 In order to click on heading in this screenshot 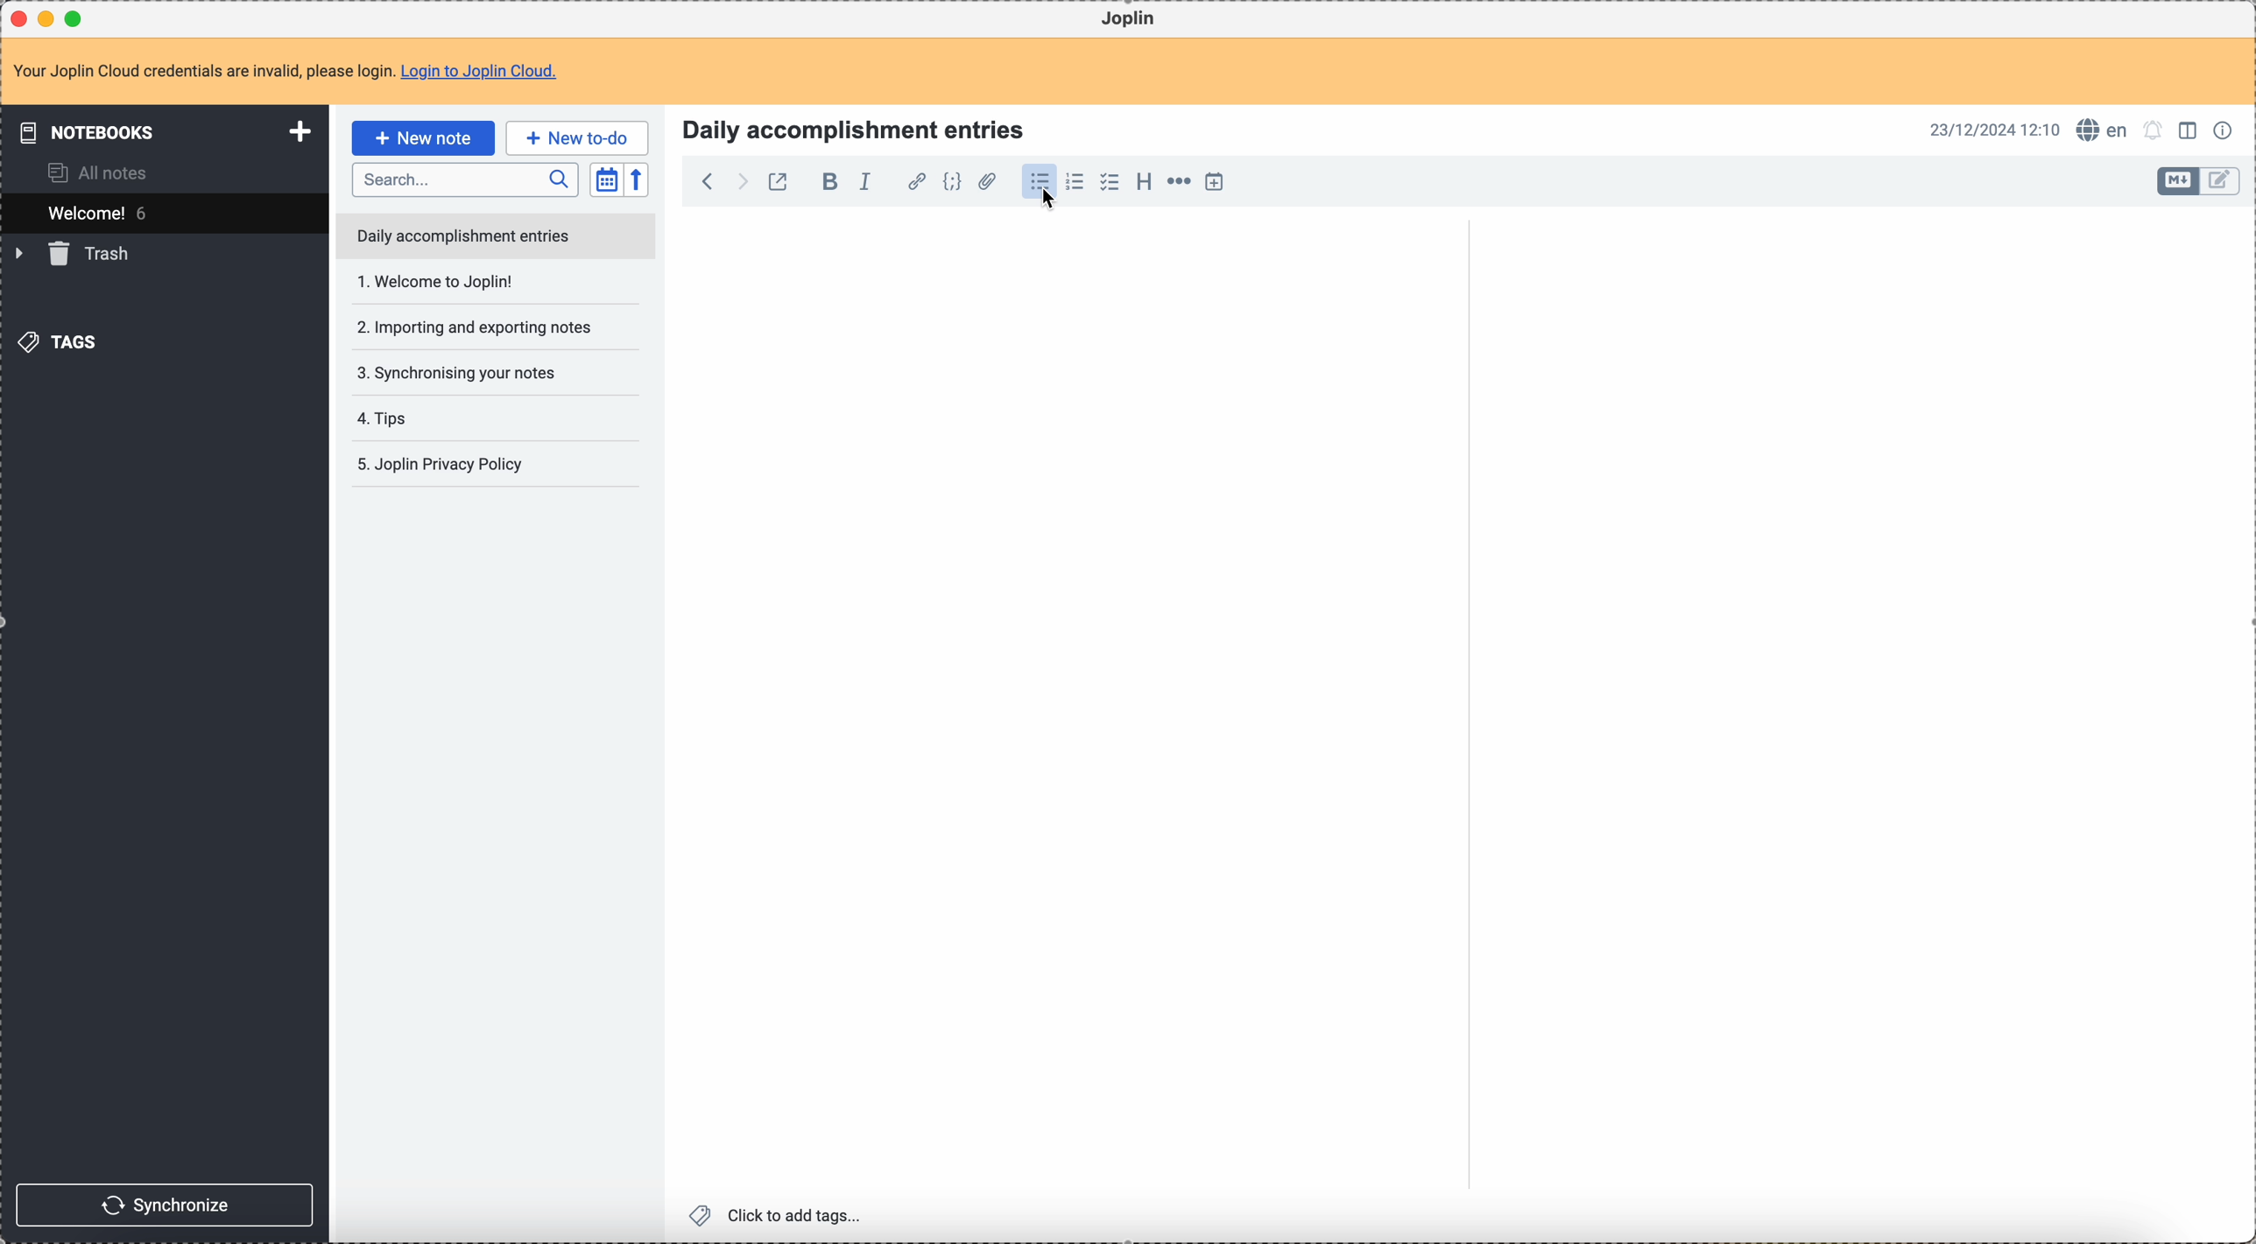, I will do `click(1144, 182)`.